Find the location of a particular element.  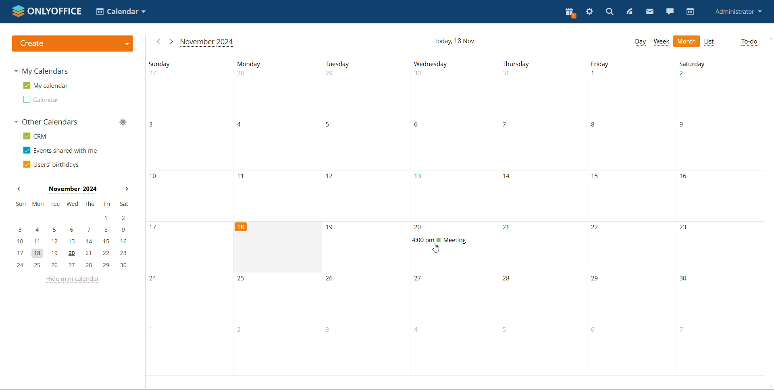

scheduled event  is located at coordinates (452, 240).